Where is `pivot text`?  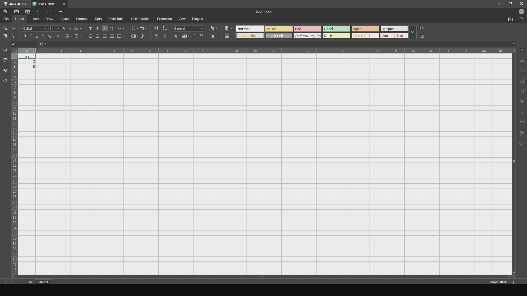 pivot text is located at coordinates (523, 123).